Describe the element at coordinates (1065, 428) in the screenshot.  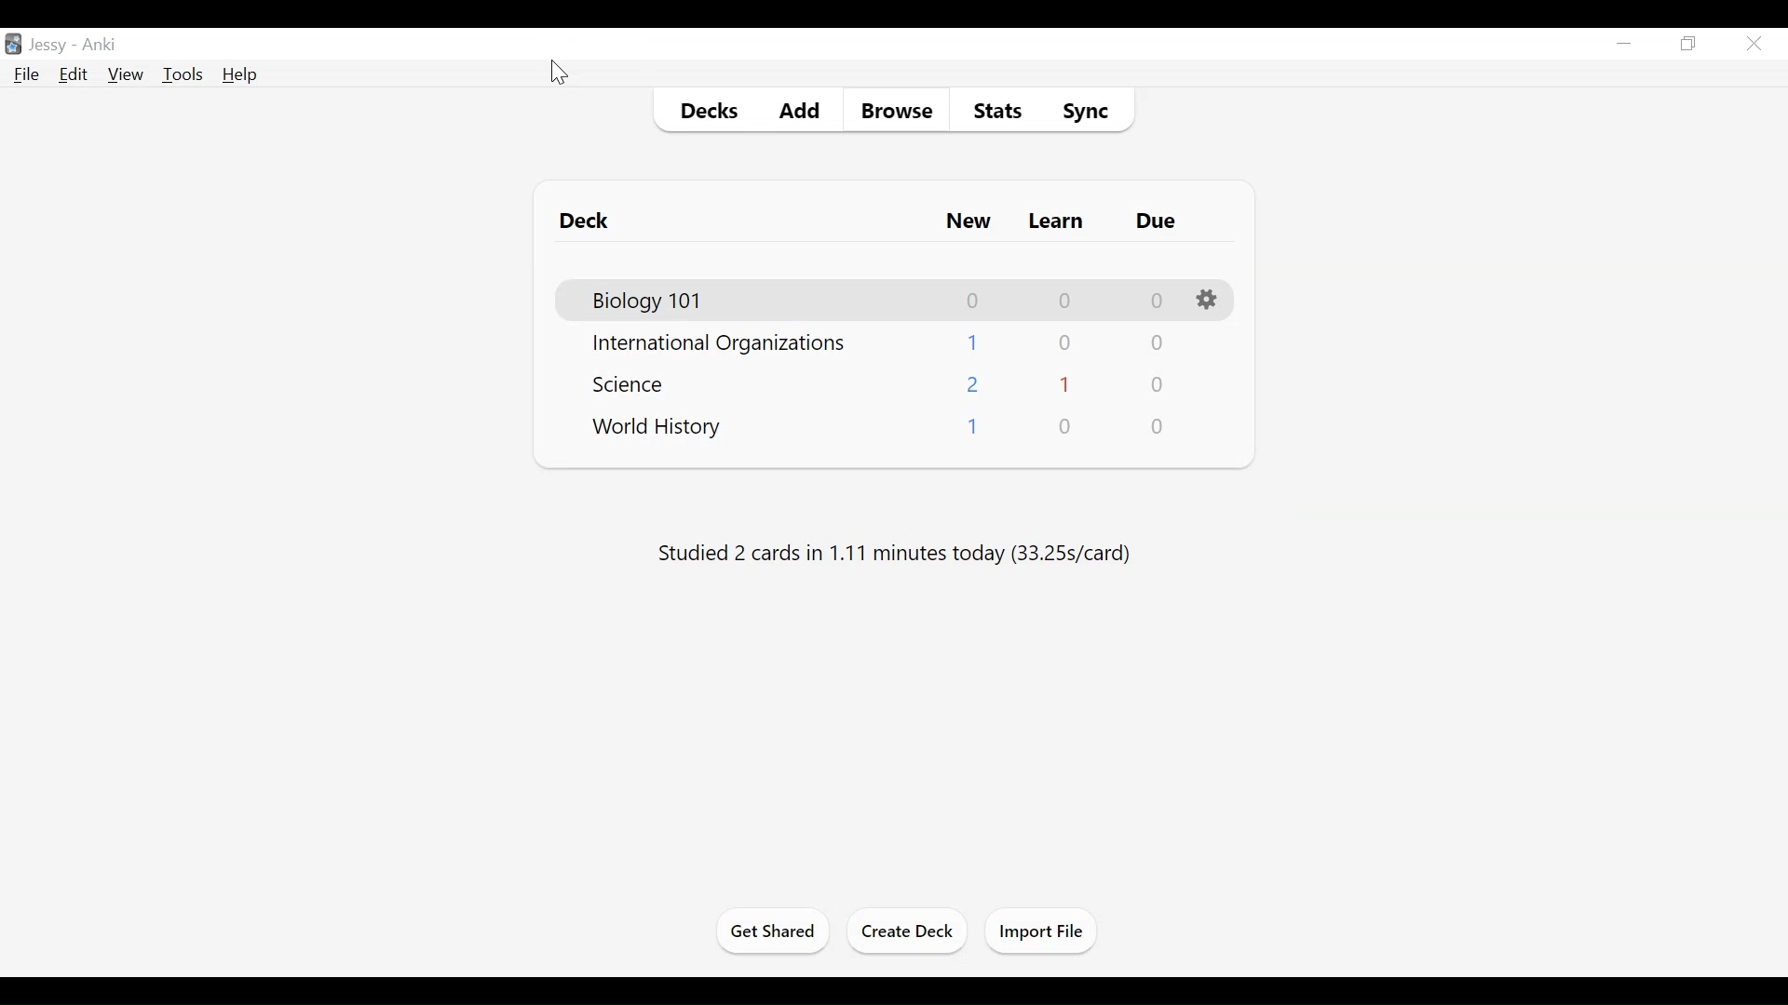
I see `Learn Cards Count` at that location.